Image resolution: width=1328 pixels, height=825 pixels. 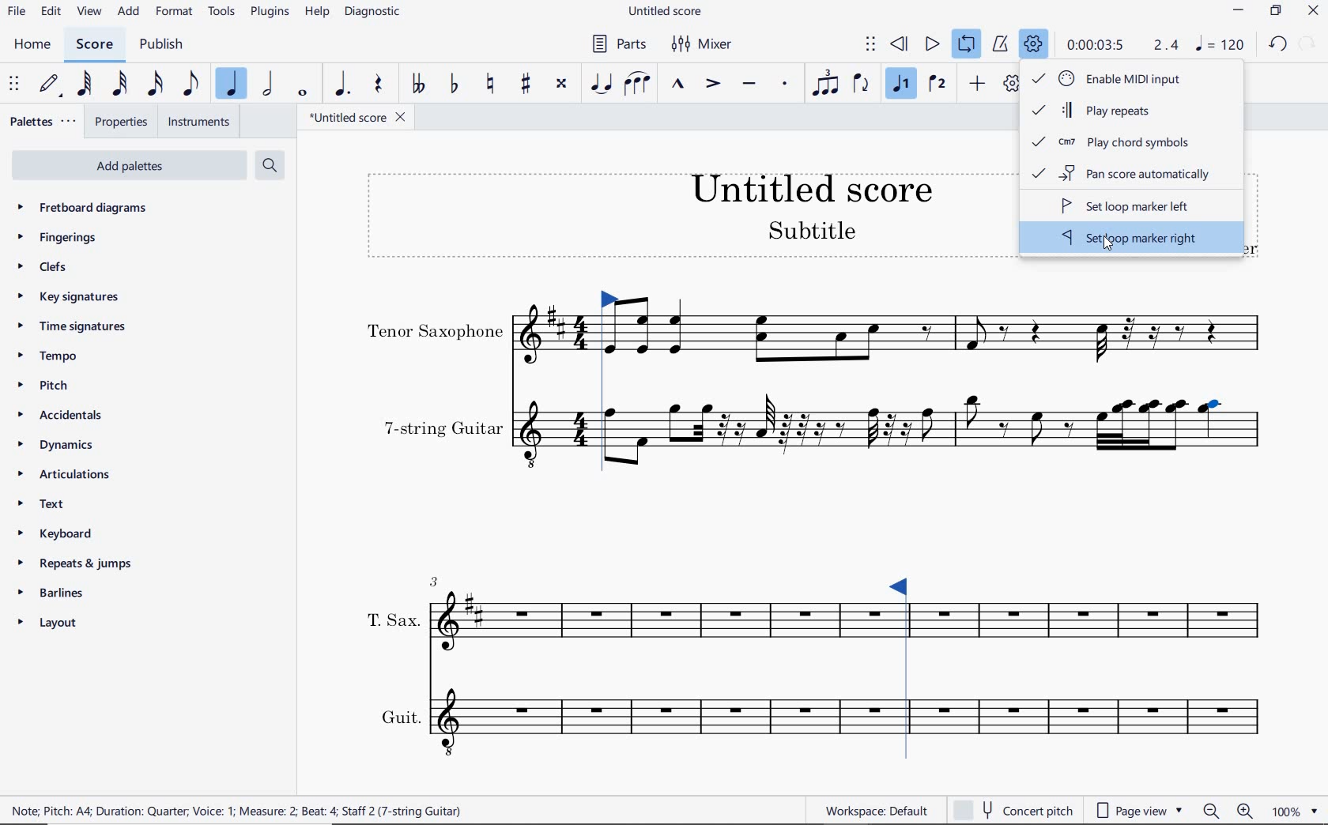 What do you see at coordinates (977, 85) in the screenshot?
I see `ADD` at bounding box center [977, 85].